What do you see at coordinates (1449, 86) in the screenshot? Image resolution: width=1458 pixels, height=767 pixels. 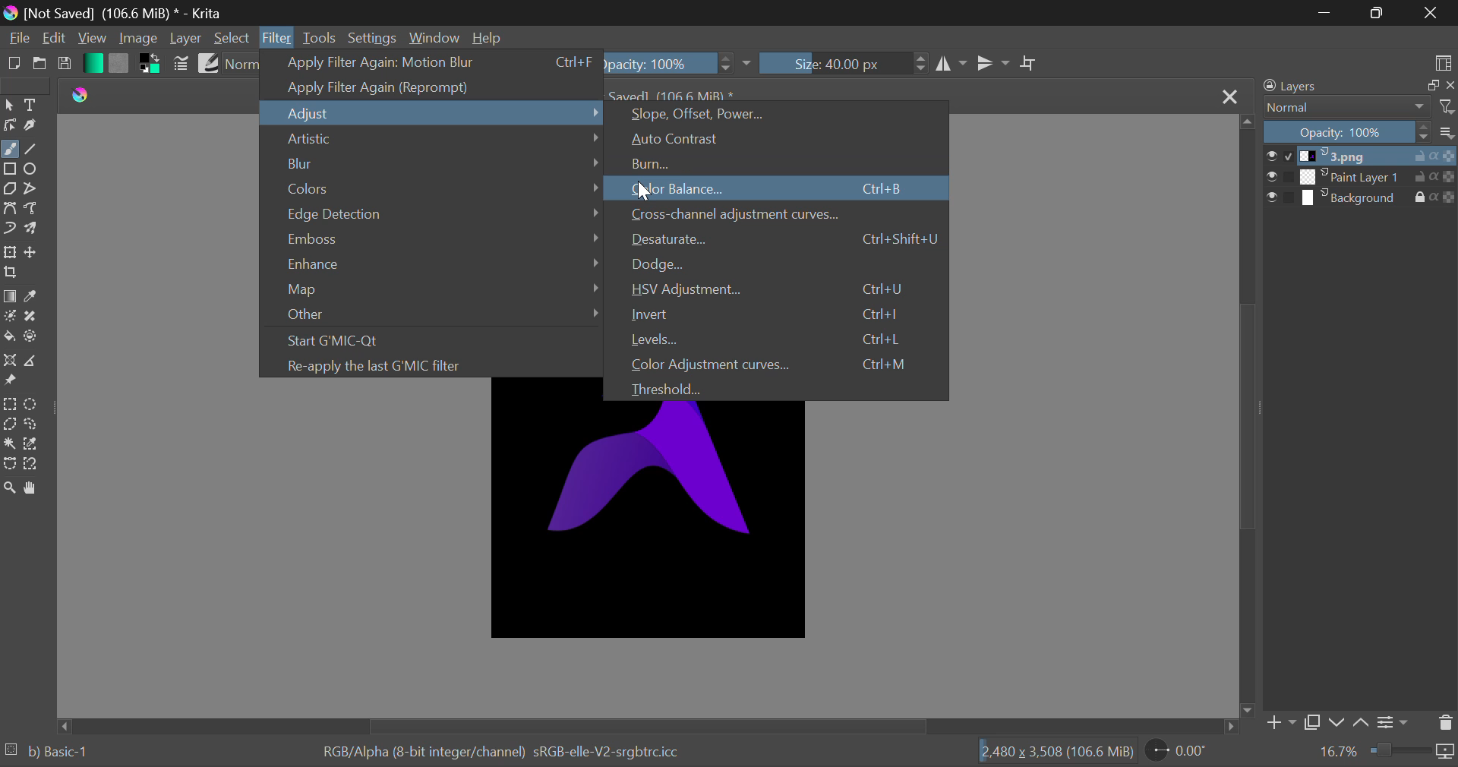 I see `close` at bounding box center [1449, 86].